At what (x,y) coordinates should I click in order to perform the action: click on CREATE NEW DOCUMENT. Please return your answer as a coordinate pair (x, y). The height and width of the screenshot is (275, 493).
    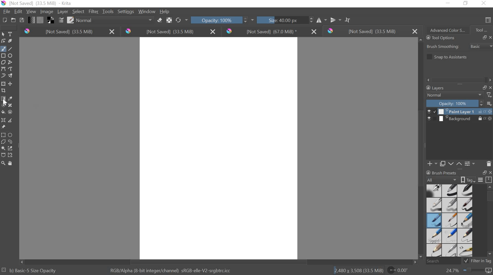
    Looking at the image, I should click on (3, 20).